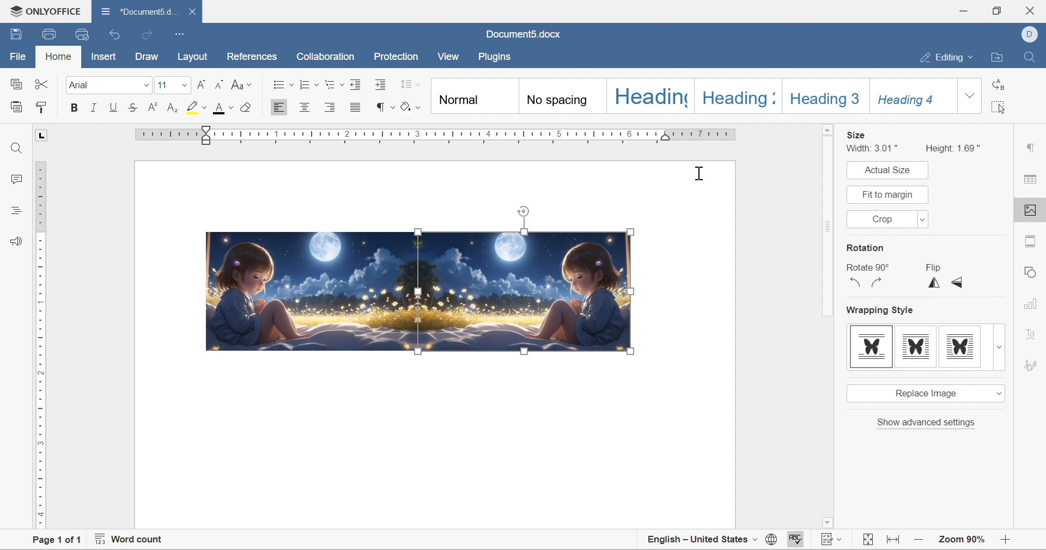 This screenshot has height=550, width=1046. What do you see at coordinates (184, 85) in the screenshot?
I see `drop down` at bounding box center [184, 85].